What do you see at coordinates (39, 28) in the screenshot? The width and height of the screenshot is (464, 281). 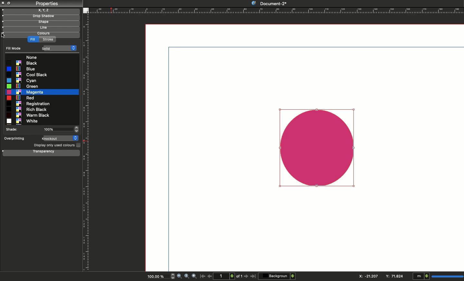 I see `Line` at bounding box center [39, 28].